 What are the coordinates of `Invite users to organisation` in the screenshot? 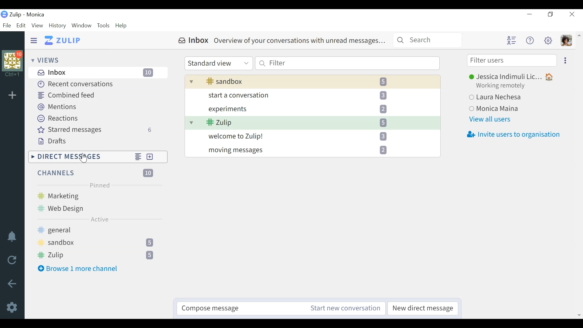 It's located at (512, 134).